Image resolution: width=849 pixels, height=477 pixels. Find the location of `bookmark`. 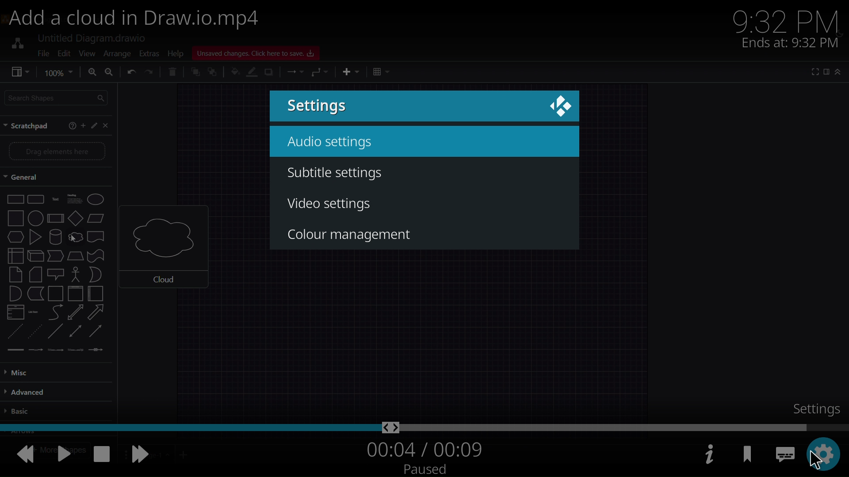

bookmark is located at coordinates (749, 456).